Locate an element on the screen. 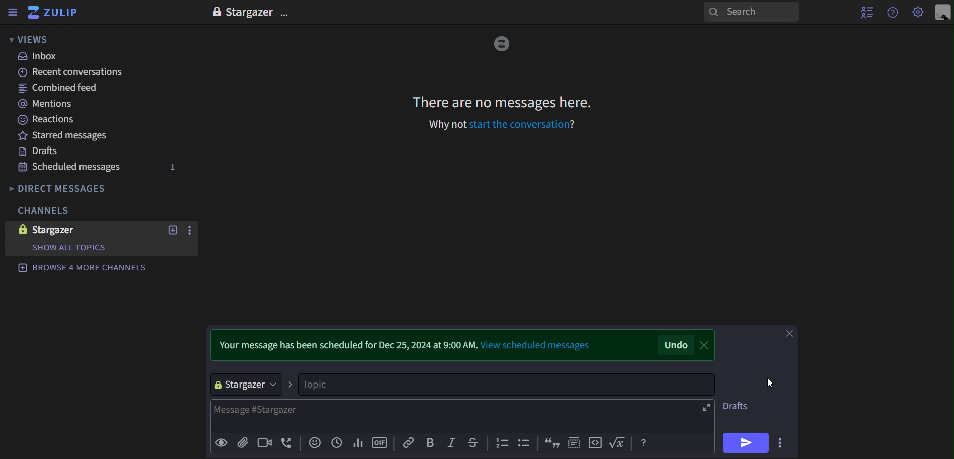  There are no messages here is located at coordinates (505, 104).